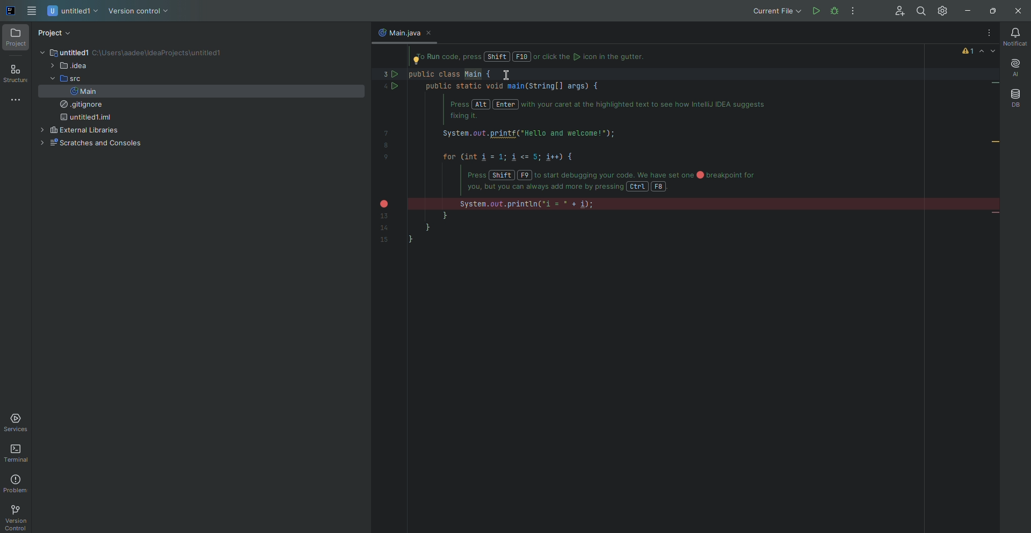 The width and height of the screenshot is (1031, 533). Describe the element at coordinates (432, 33) in the screenshot. I see `close` at that location.